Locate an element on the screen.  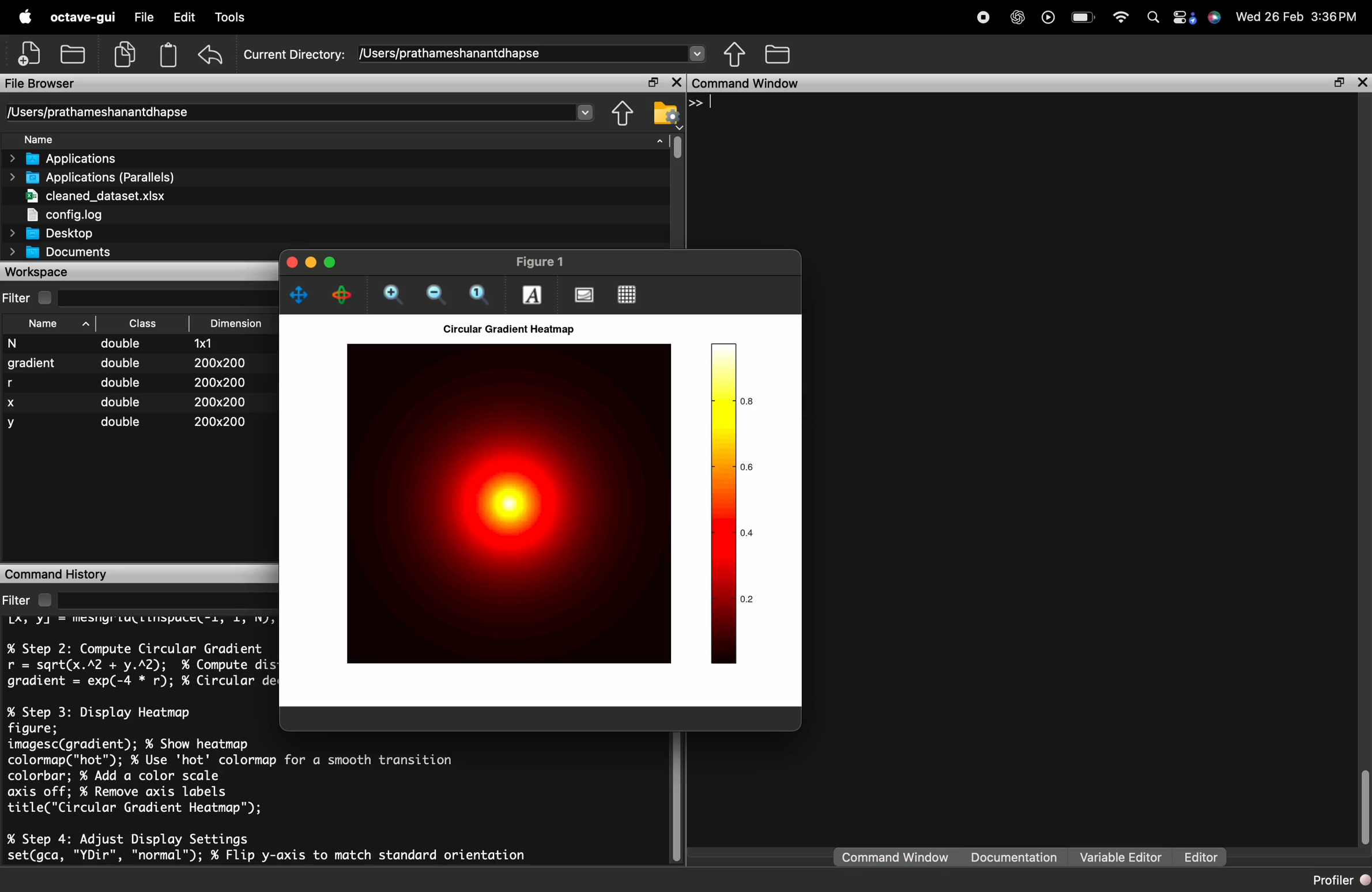
automatic limits for current axis is located at coordinates (478, 296).